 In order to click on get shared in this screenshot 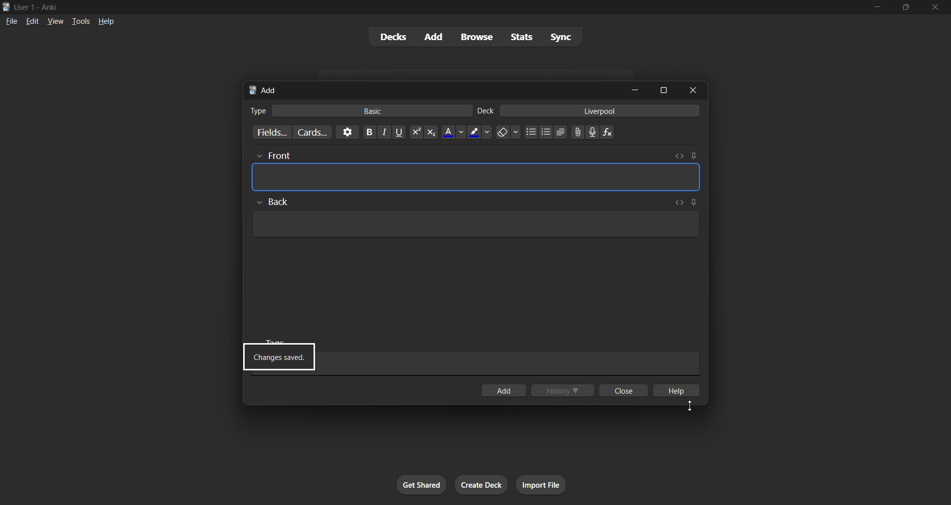, I will do `click(420, 484)`.